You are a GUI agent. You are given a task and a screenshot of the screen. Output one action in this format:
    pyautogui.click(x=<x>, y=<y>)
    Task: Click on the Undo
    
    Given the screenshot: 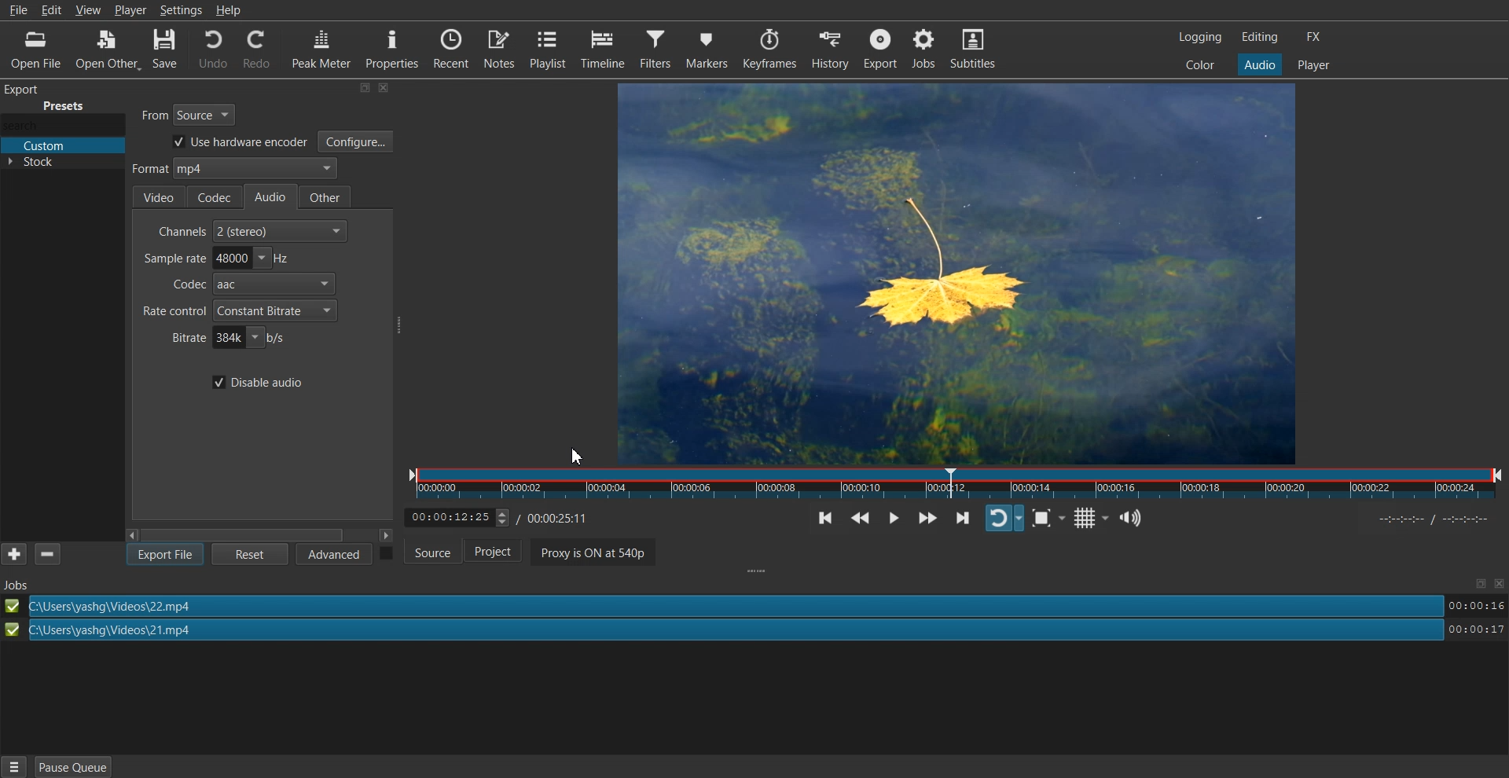 What is the action you would take?
    pyautogui.click(x=212, y=50)
    